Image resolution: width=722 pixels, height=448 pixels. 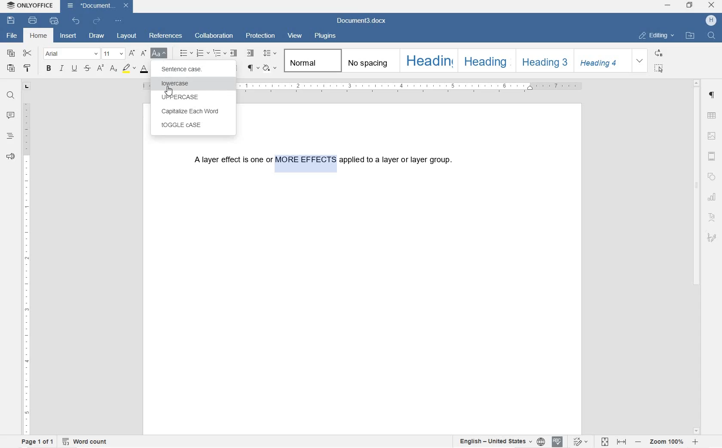 What do you see at coordinates (659, 68) in the screenshot?
I see `SELECT ALL` at bounding box center [659, 68].